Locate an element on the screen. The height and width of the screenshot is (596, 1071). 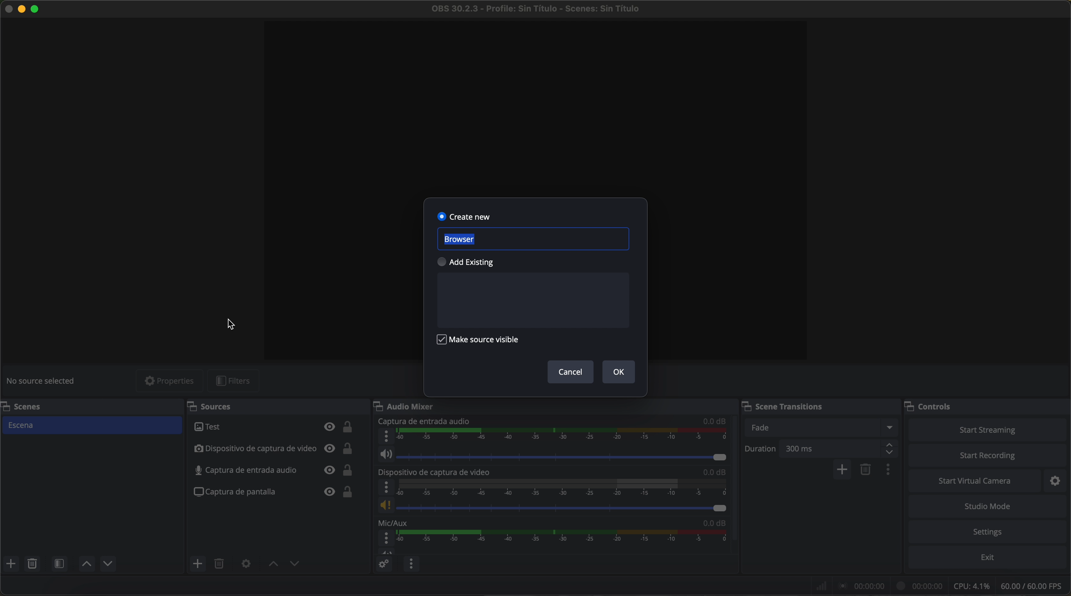
300 ms is located at coordinates (841, 449).